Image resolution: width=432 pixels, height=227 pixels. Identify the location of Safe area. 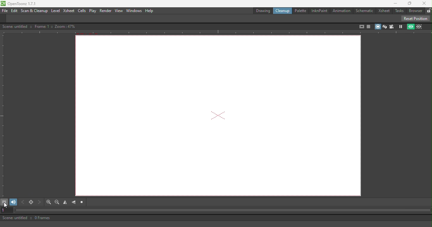
(361, 27).